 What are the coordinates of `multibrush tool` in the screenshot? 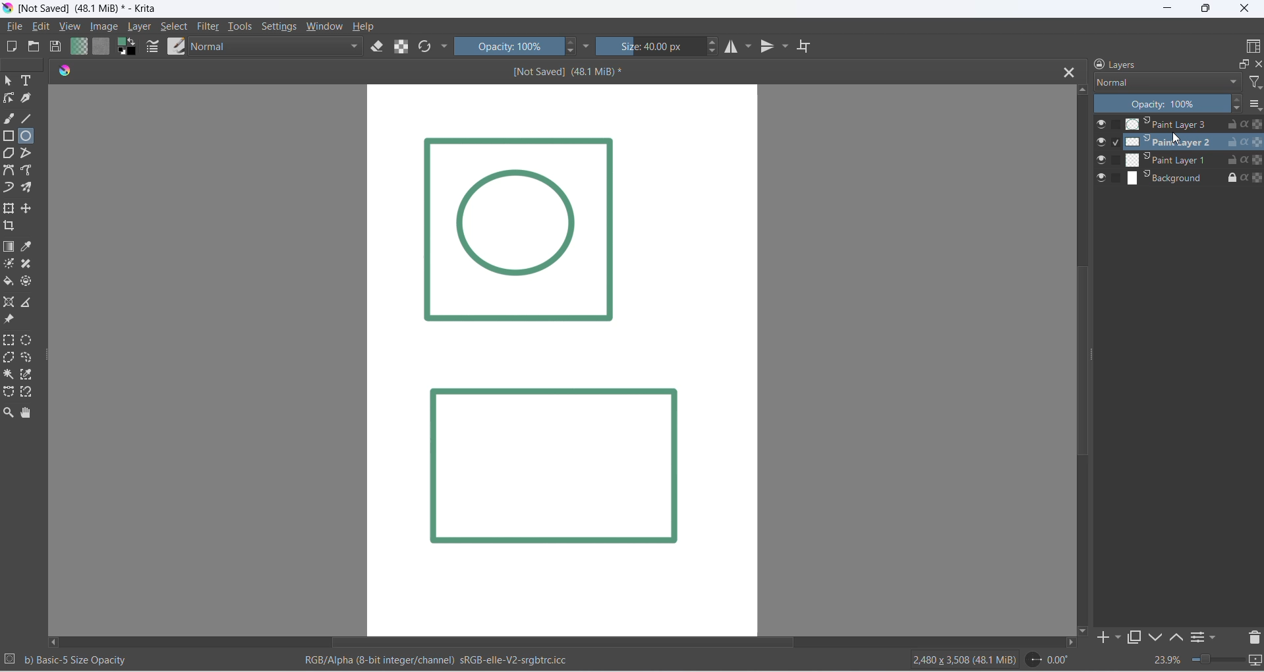 It's located at (30, 188).